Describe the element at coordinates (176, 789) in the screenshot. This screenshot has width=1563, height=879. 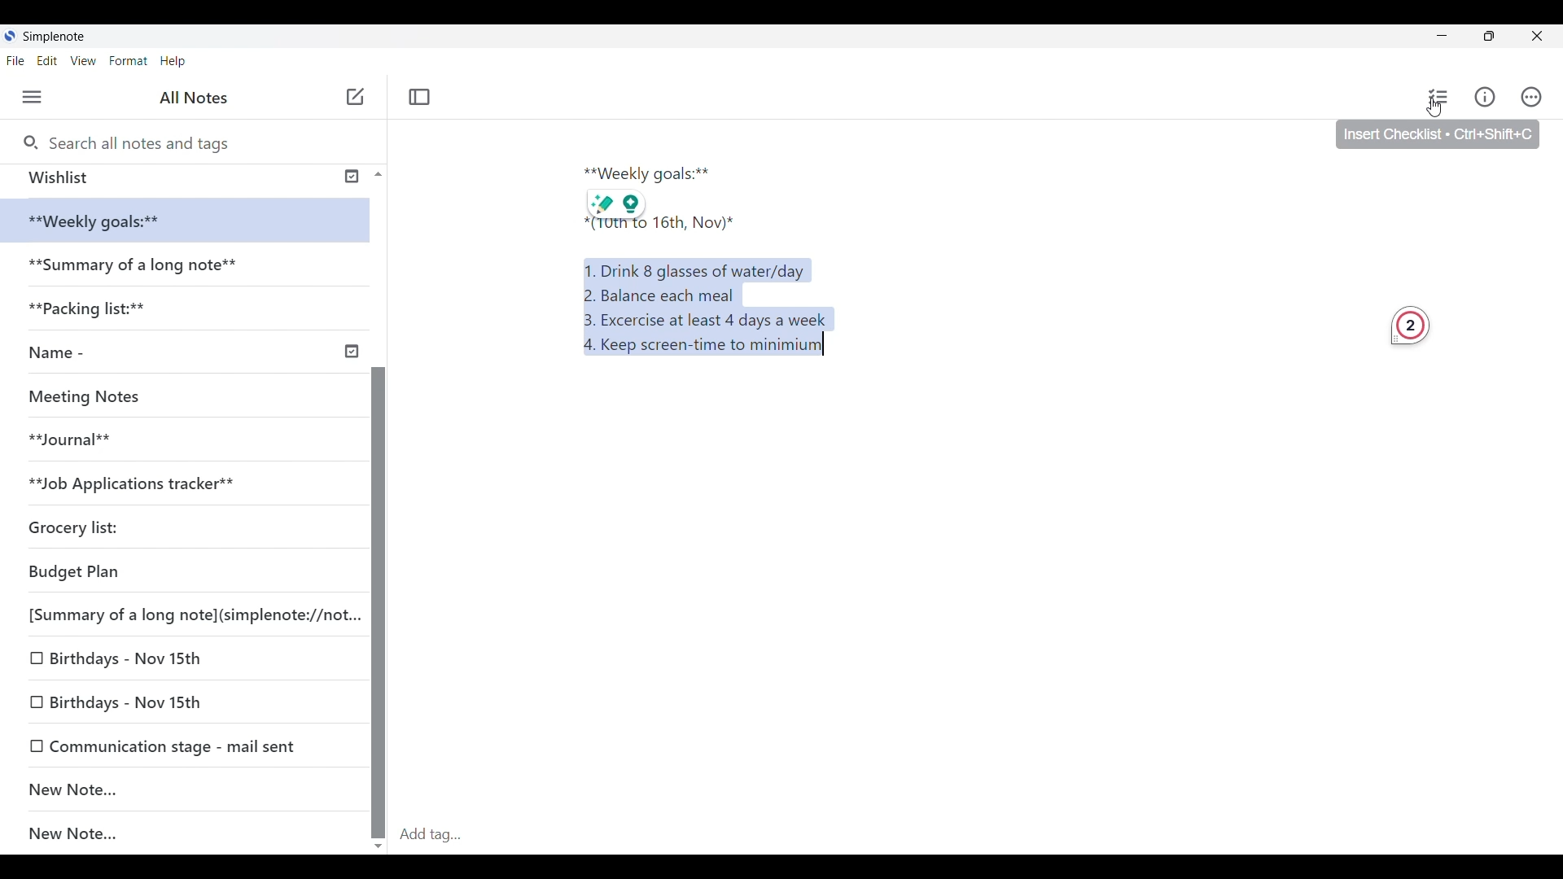
I see `New note` at that location.